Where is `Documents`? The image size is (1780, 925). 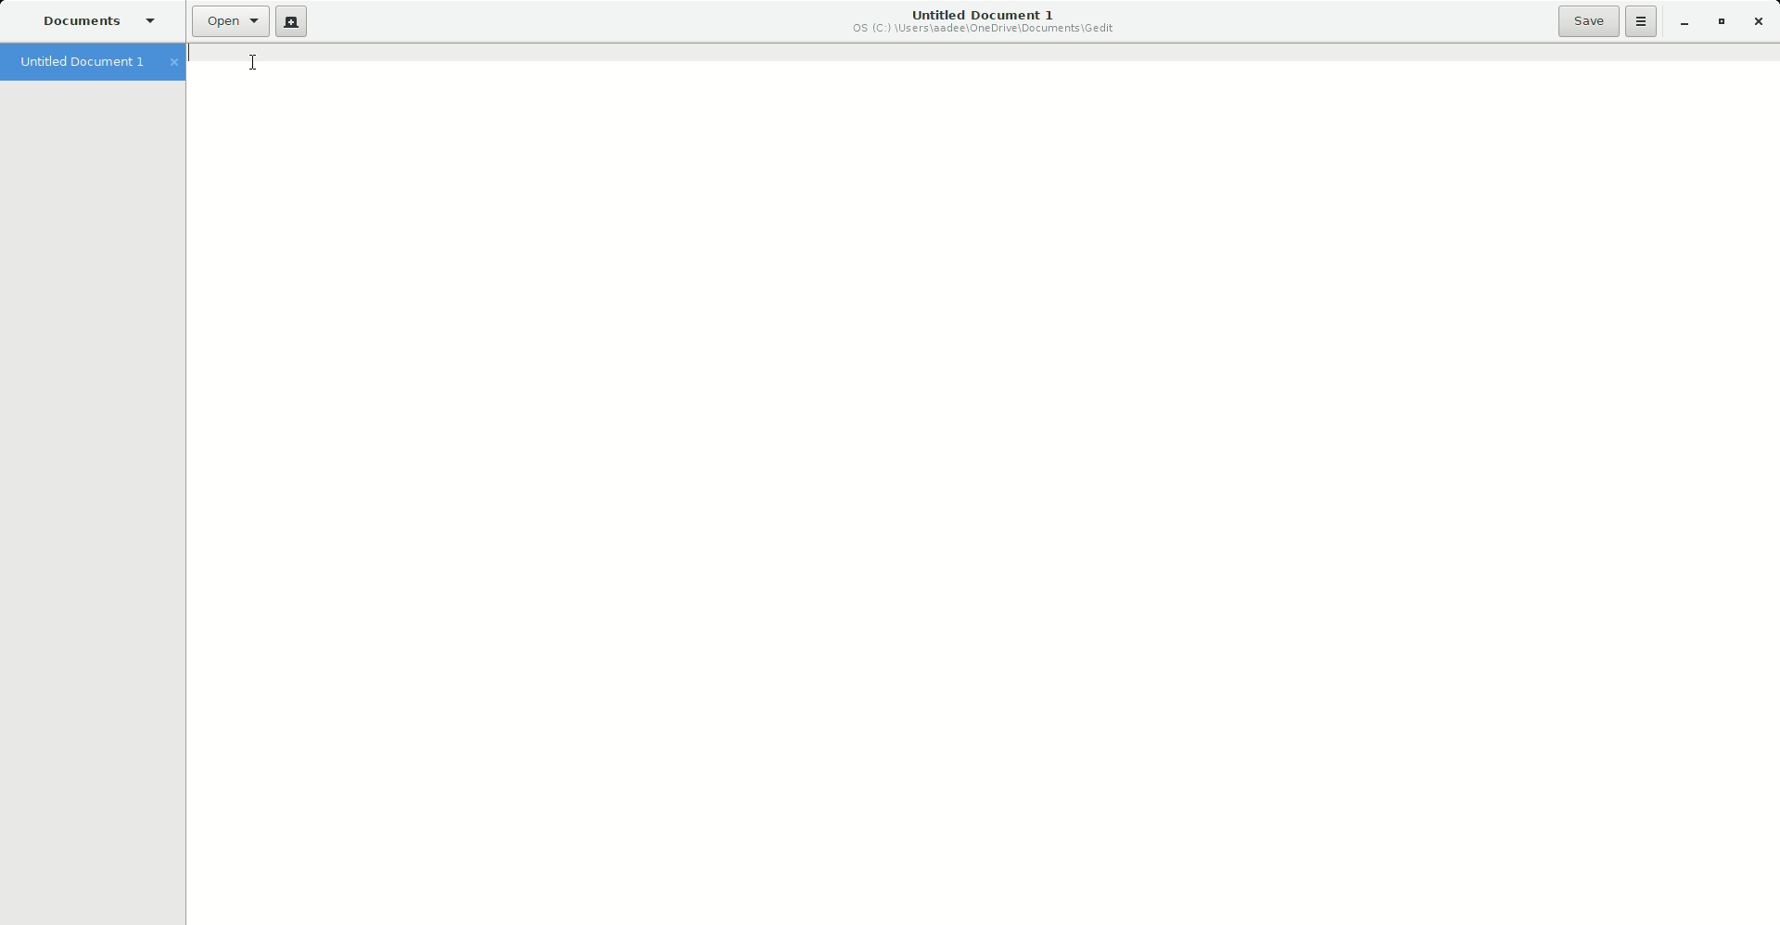
Documents is located at coordinates (95, 22).